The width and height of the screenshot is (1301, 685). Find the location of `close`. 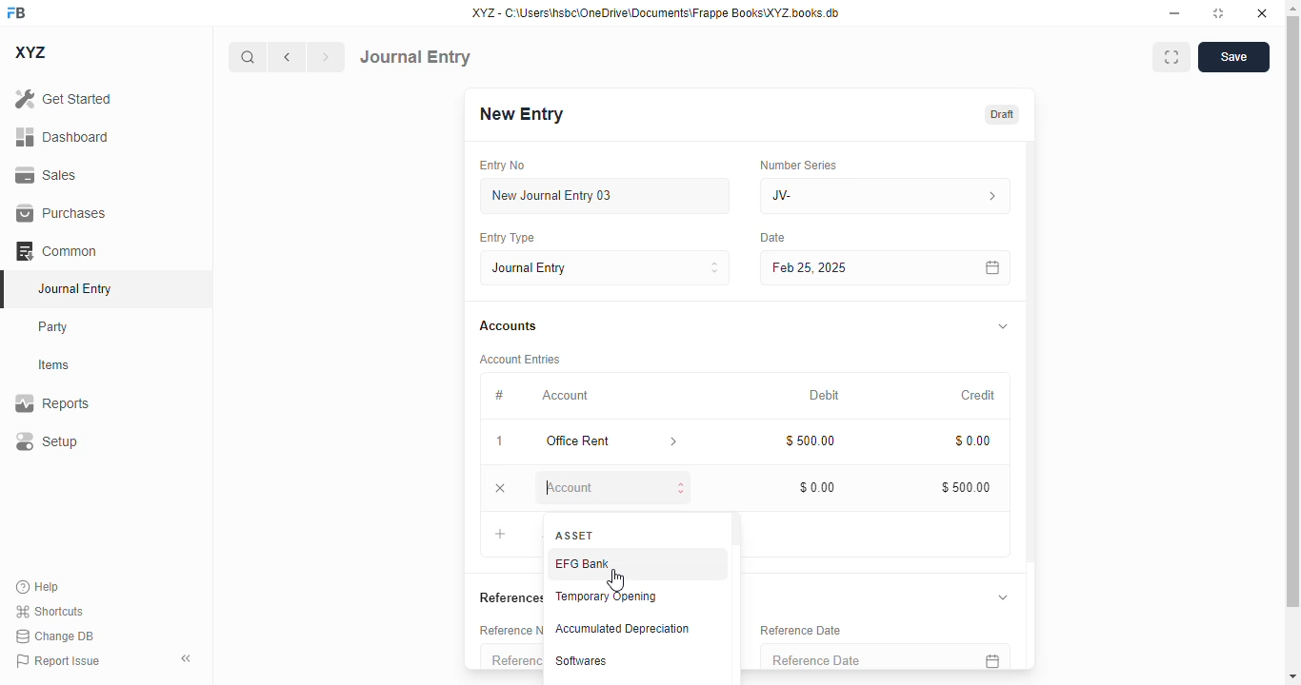

close is located at coordinates (1261, 13).